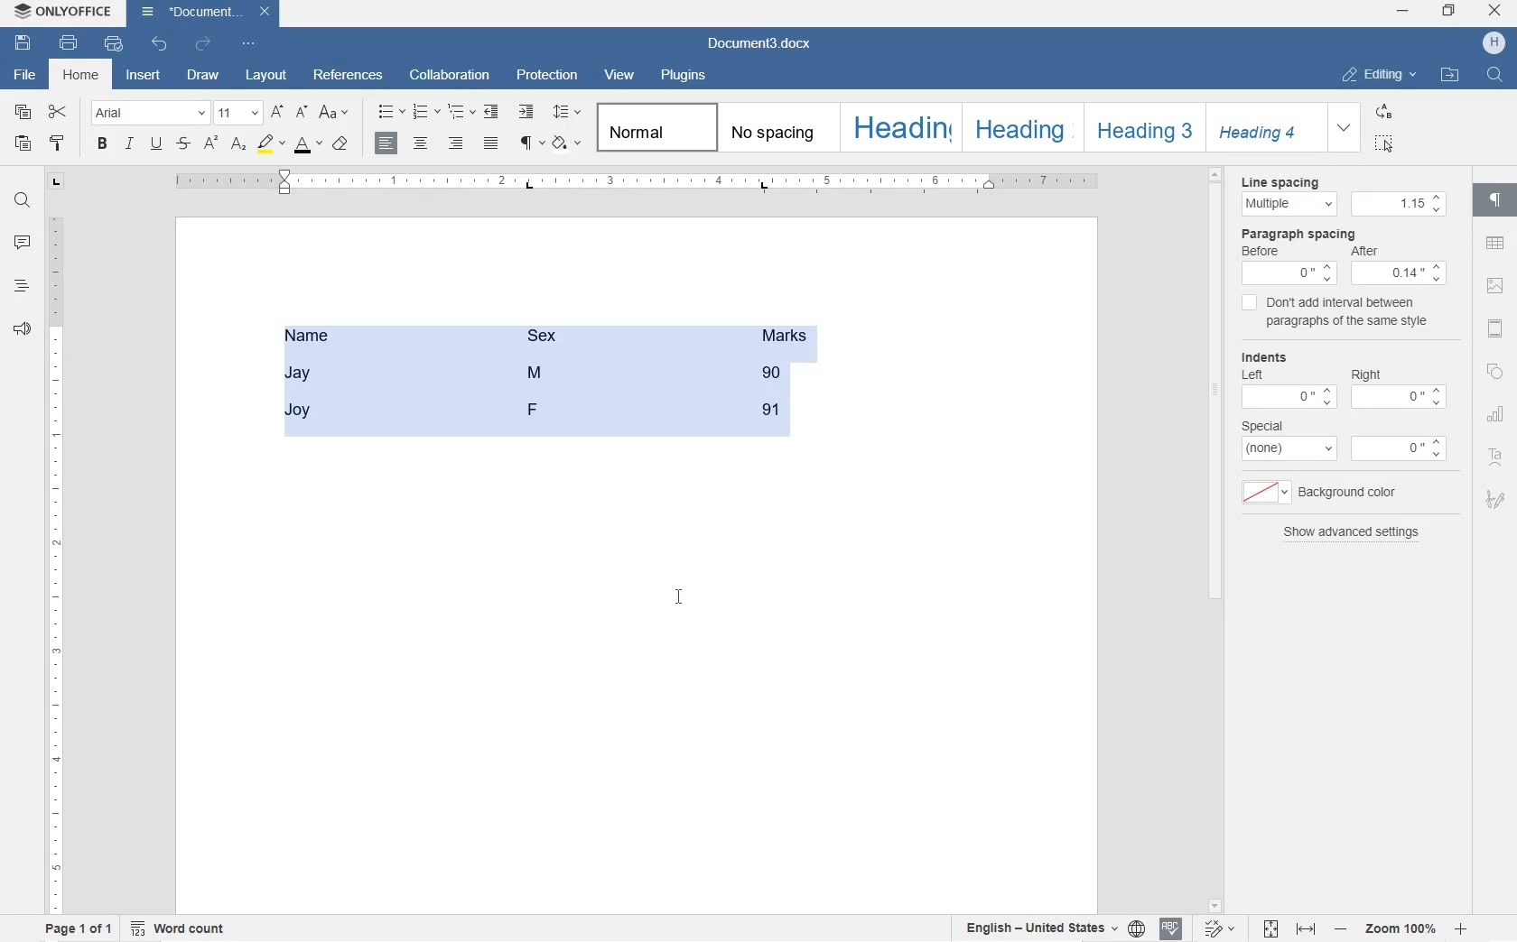 This screenshot has height=942, width=1517. Describe the element at coordinates (1345, 180) in the screenshot. I see `Line spacing` at that location.